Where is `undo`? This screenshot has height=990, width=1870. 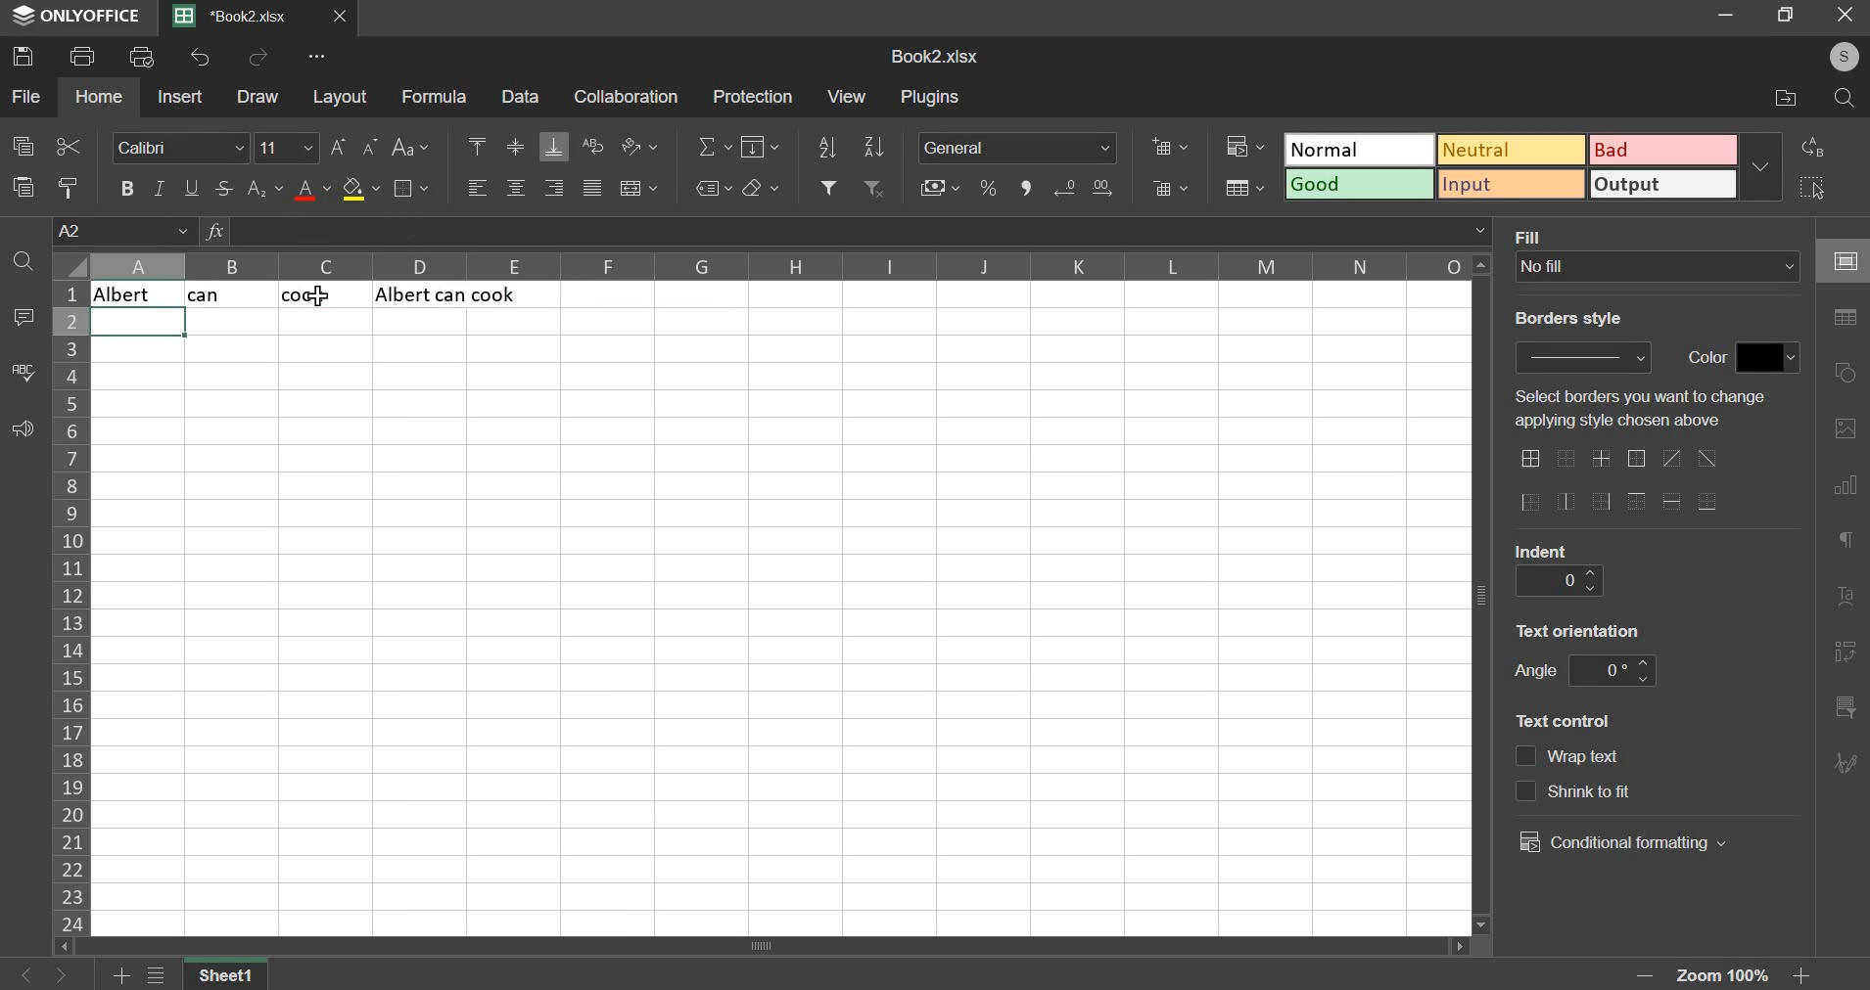
undo is located at coordinates (200, 57).